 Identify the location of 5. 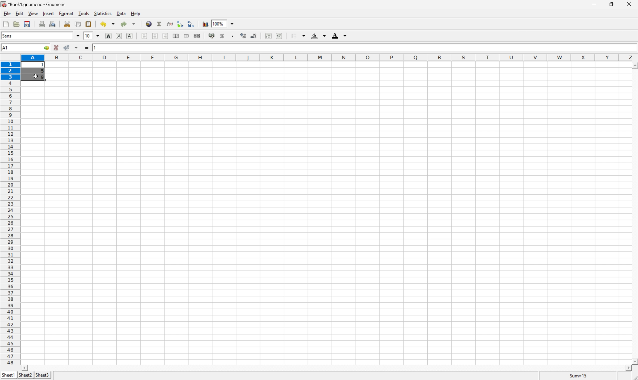
(42, 72).